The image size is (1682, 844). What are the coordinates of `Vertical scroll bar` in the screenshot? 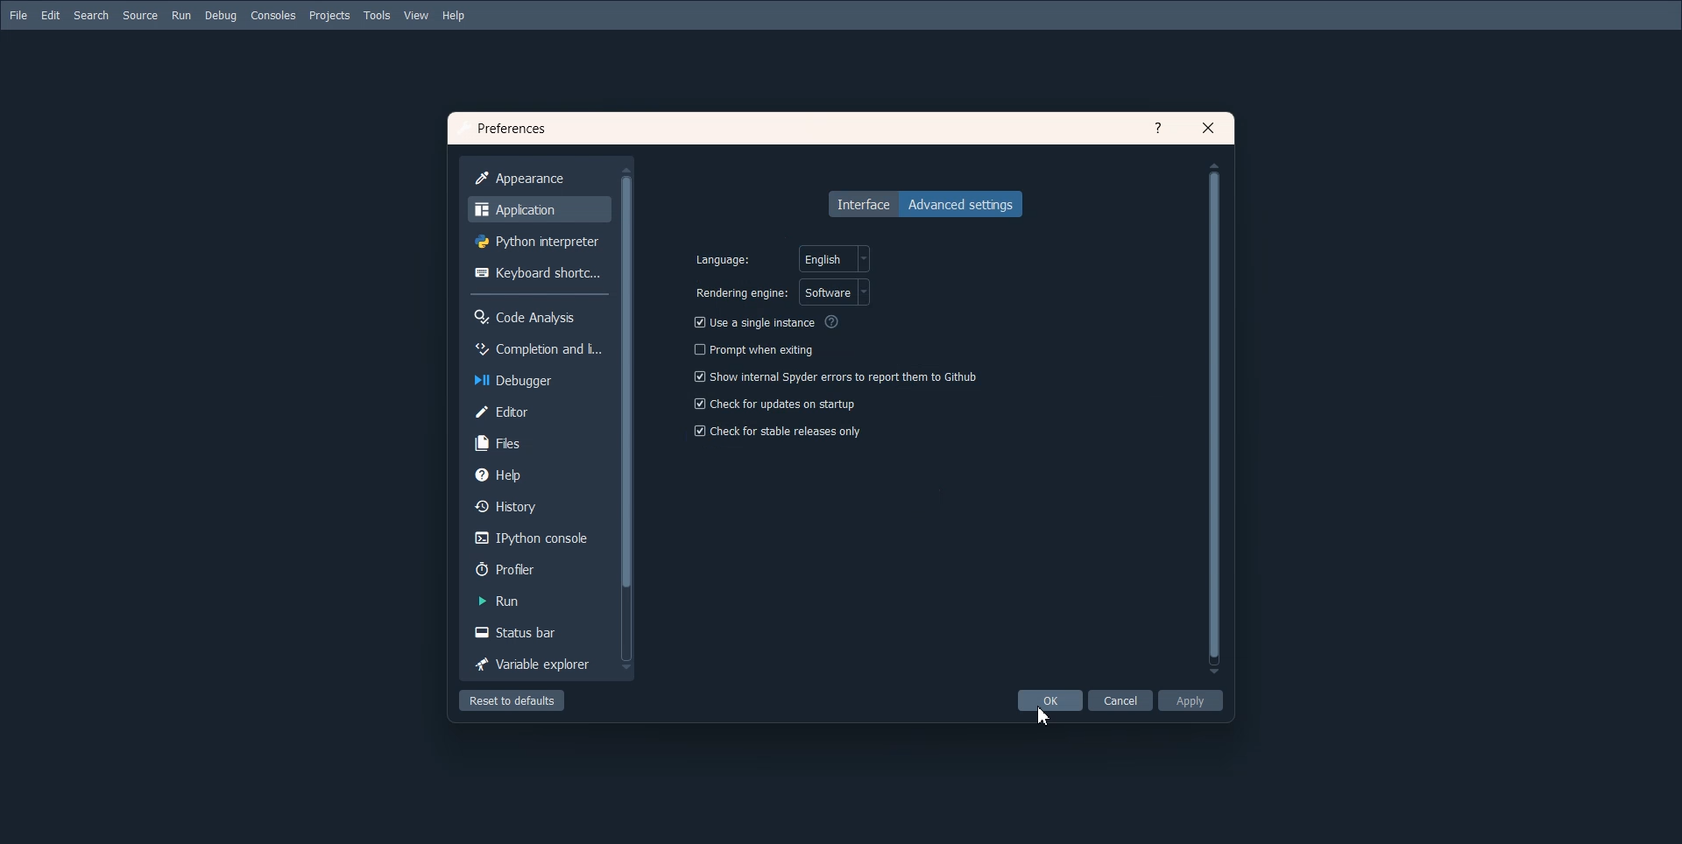 It's located at (1214, 417).